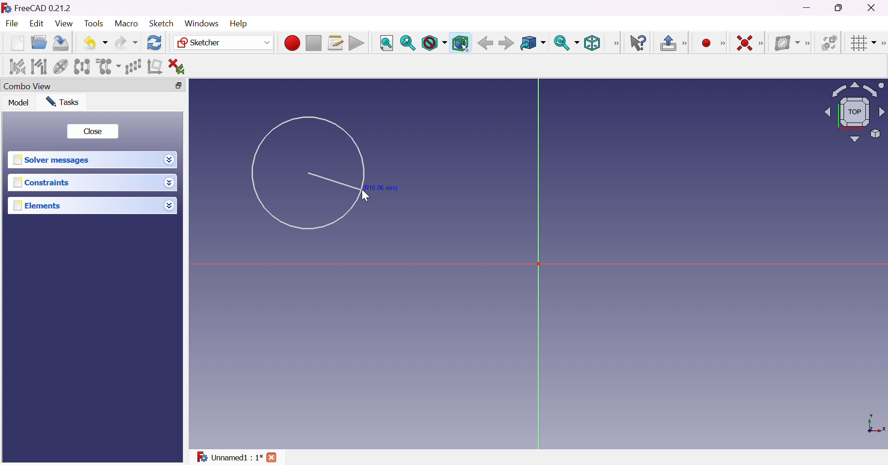 This screenshot has width=888, height=465. I want to click on Drop down, so click(169, 205).